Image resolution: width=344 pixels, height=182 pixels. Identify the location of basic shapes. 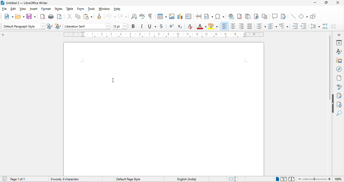
(302, 16).